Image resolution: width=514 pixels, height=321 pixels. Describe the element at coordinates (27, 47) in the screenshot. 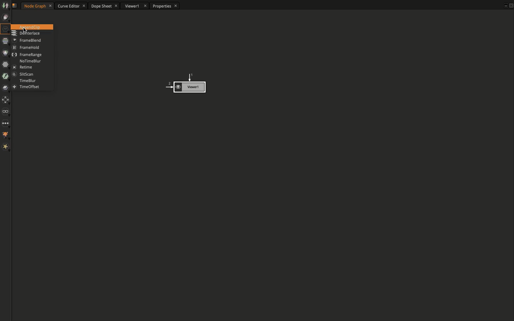

I see `FrameHold` at that location.